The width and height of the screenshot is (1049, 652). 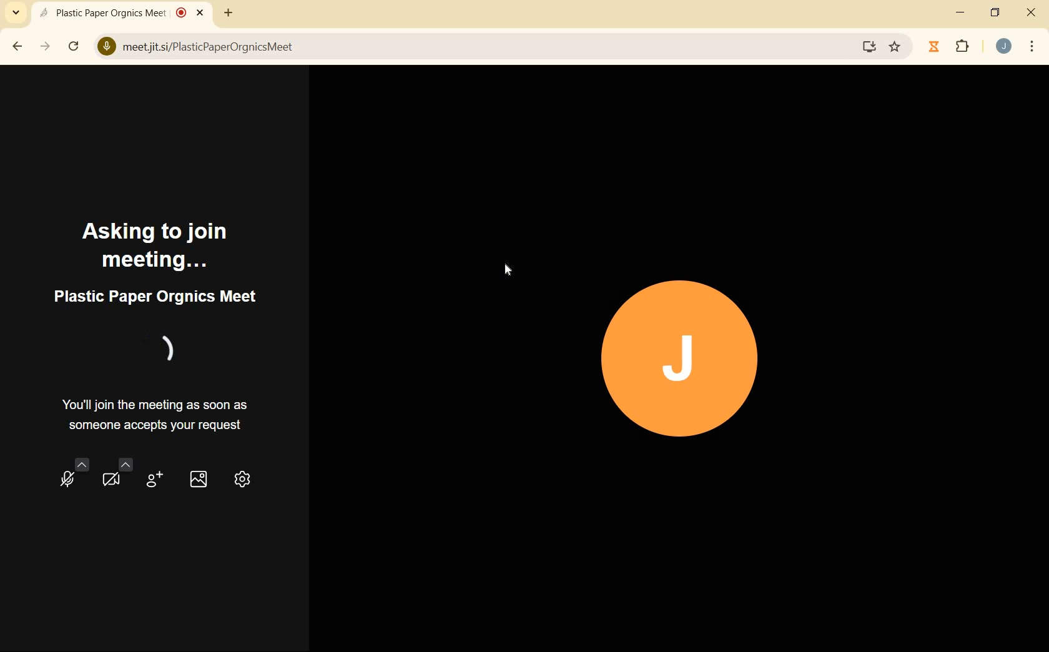 What do you see at coordinates (1032, 14) in the screenshot?
I see `close` at bounding box center [1032, 14].